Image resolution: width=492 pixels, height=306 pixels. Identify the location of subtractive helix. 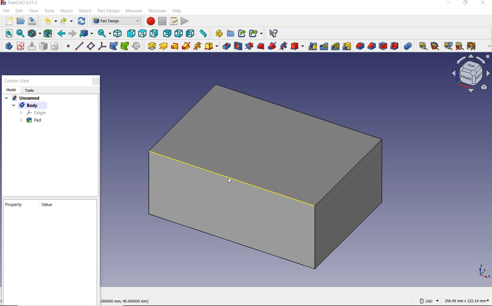
(283, 46).